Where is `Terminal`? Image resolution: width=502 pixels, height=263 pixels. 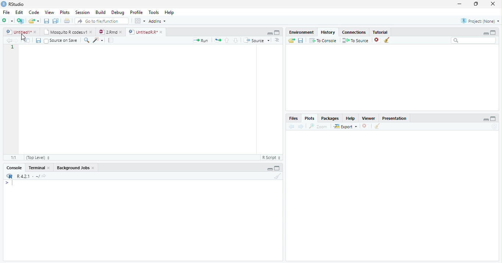
Terminal is located at coordinates (36, 168).